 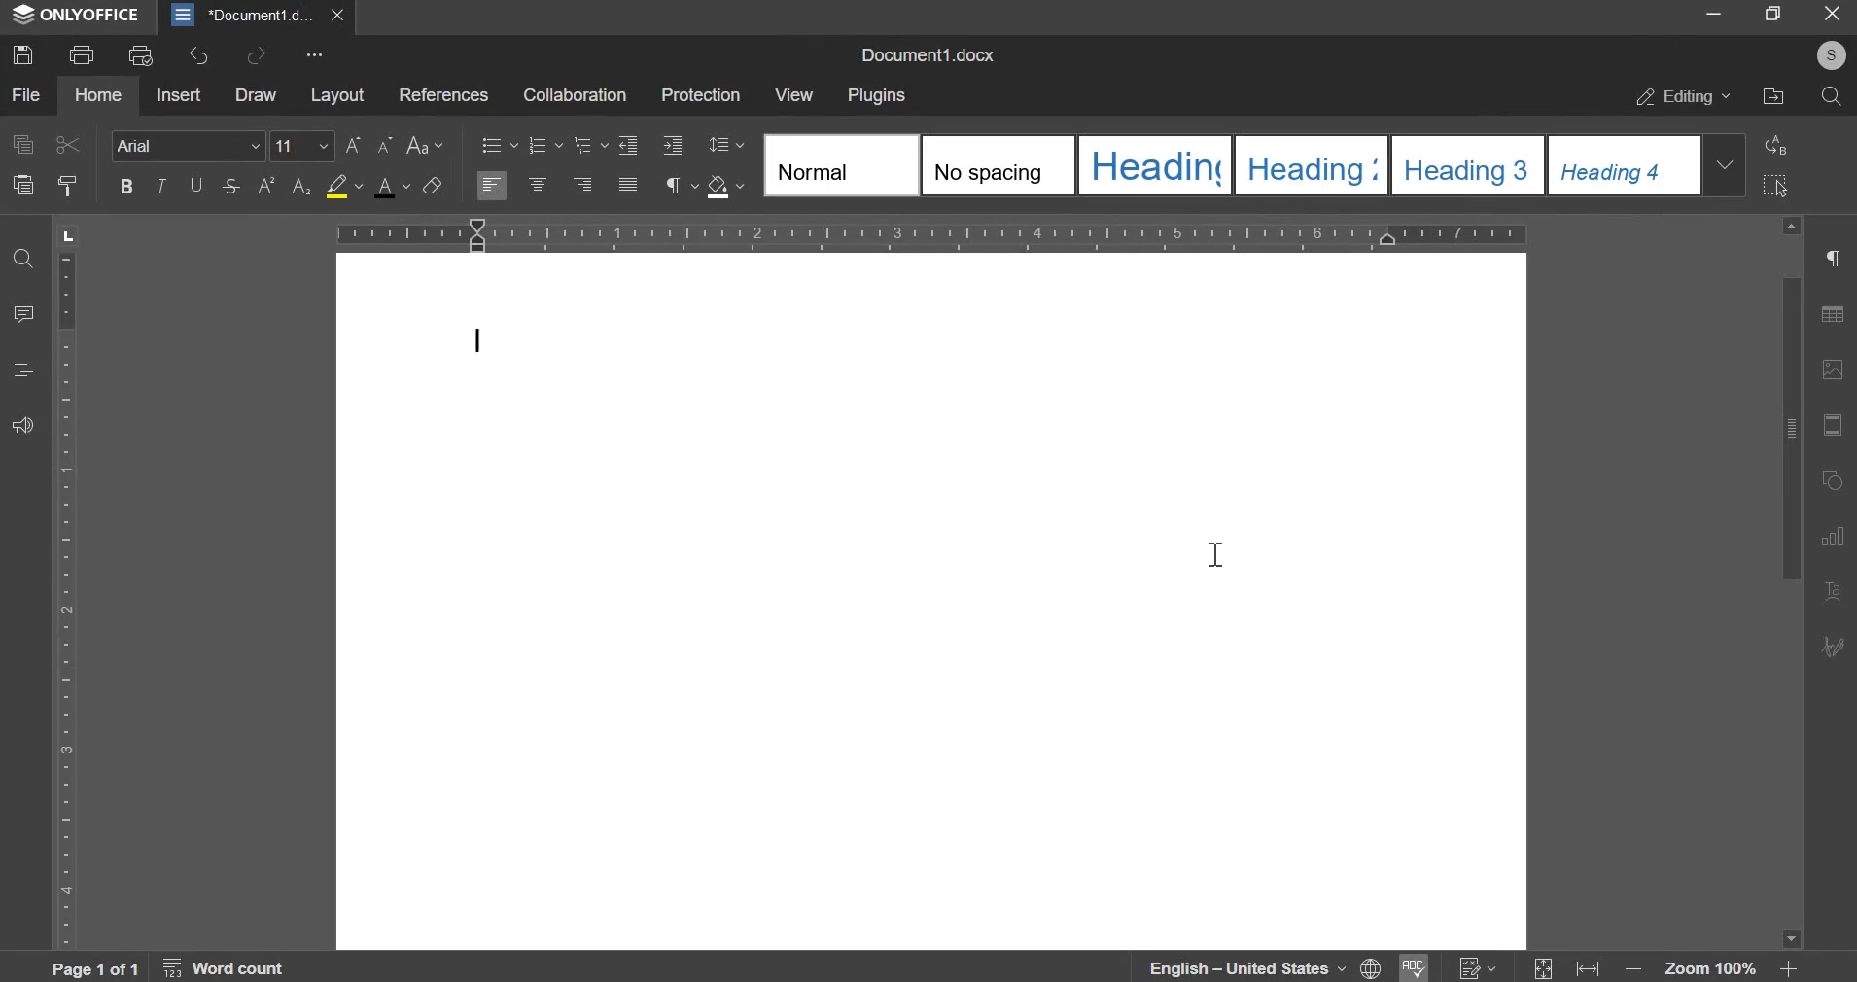 What do you see at coordinates (1831, 99) in the screenshot?
I see `search` at bounding box center [1831, 99].